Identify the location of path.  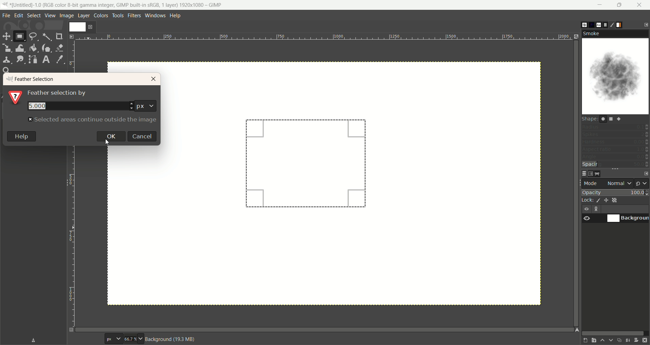
(598, 174).